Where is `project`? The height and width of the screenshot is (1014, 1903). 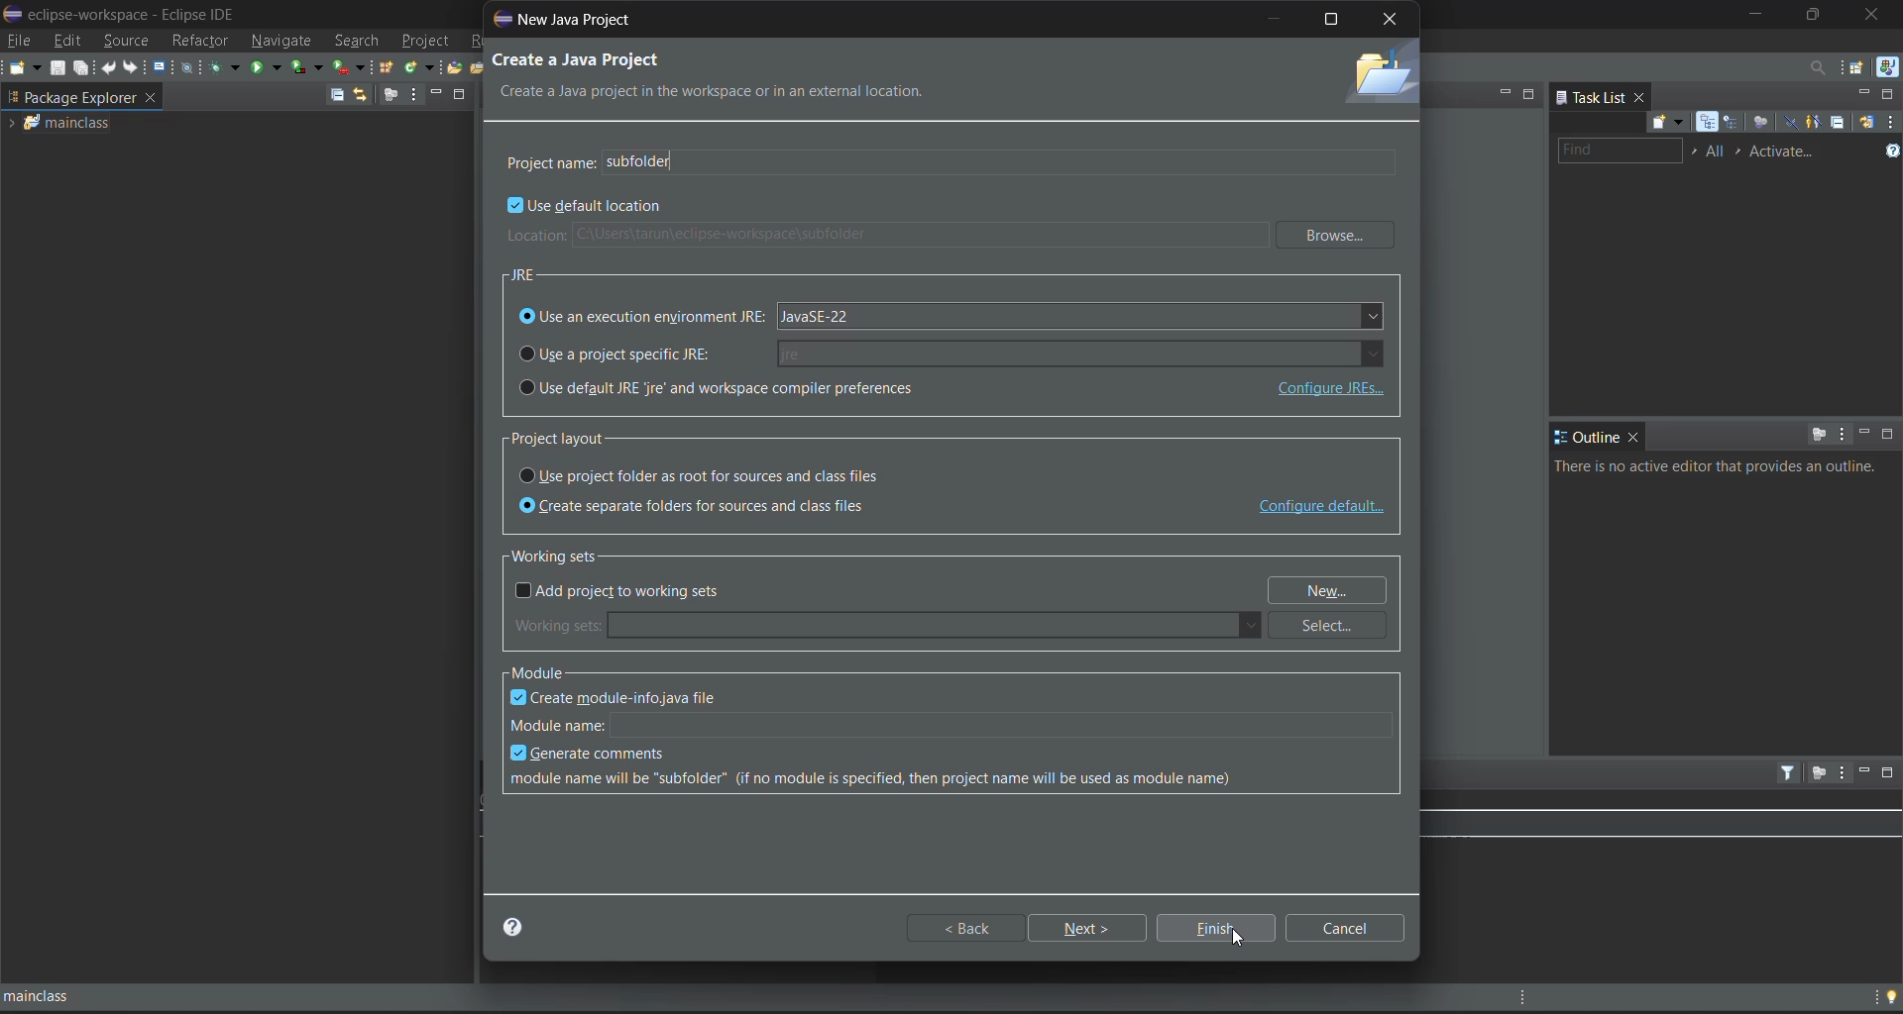
project is located at coordinates (426, 43).